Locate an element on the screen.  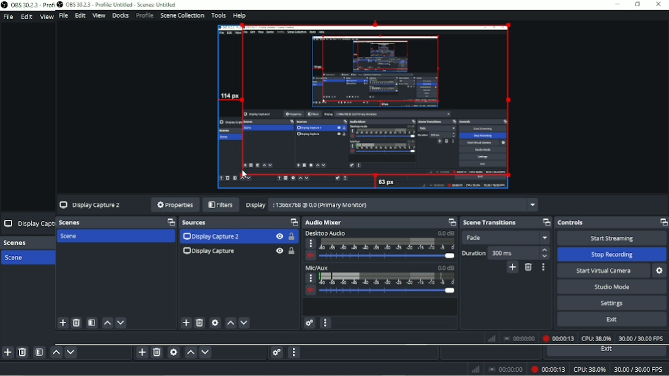
Filters is located at coordinates (218, 205).